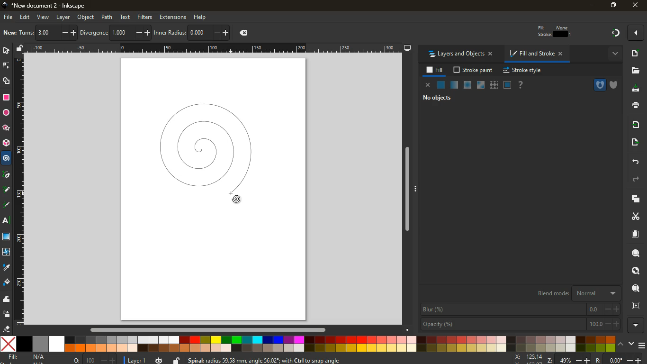  Describe the element at coordinates (615, 85) in the screenshot. I see `shield` at that location.